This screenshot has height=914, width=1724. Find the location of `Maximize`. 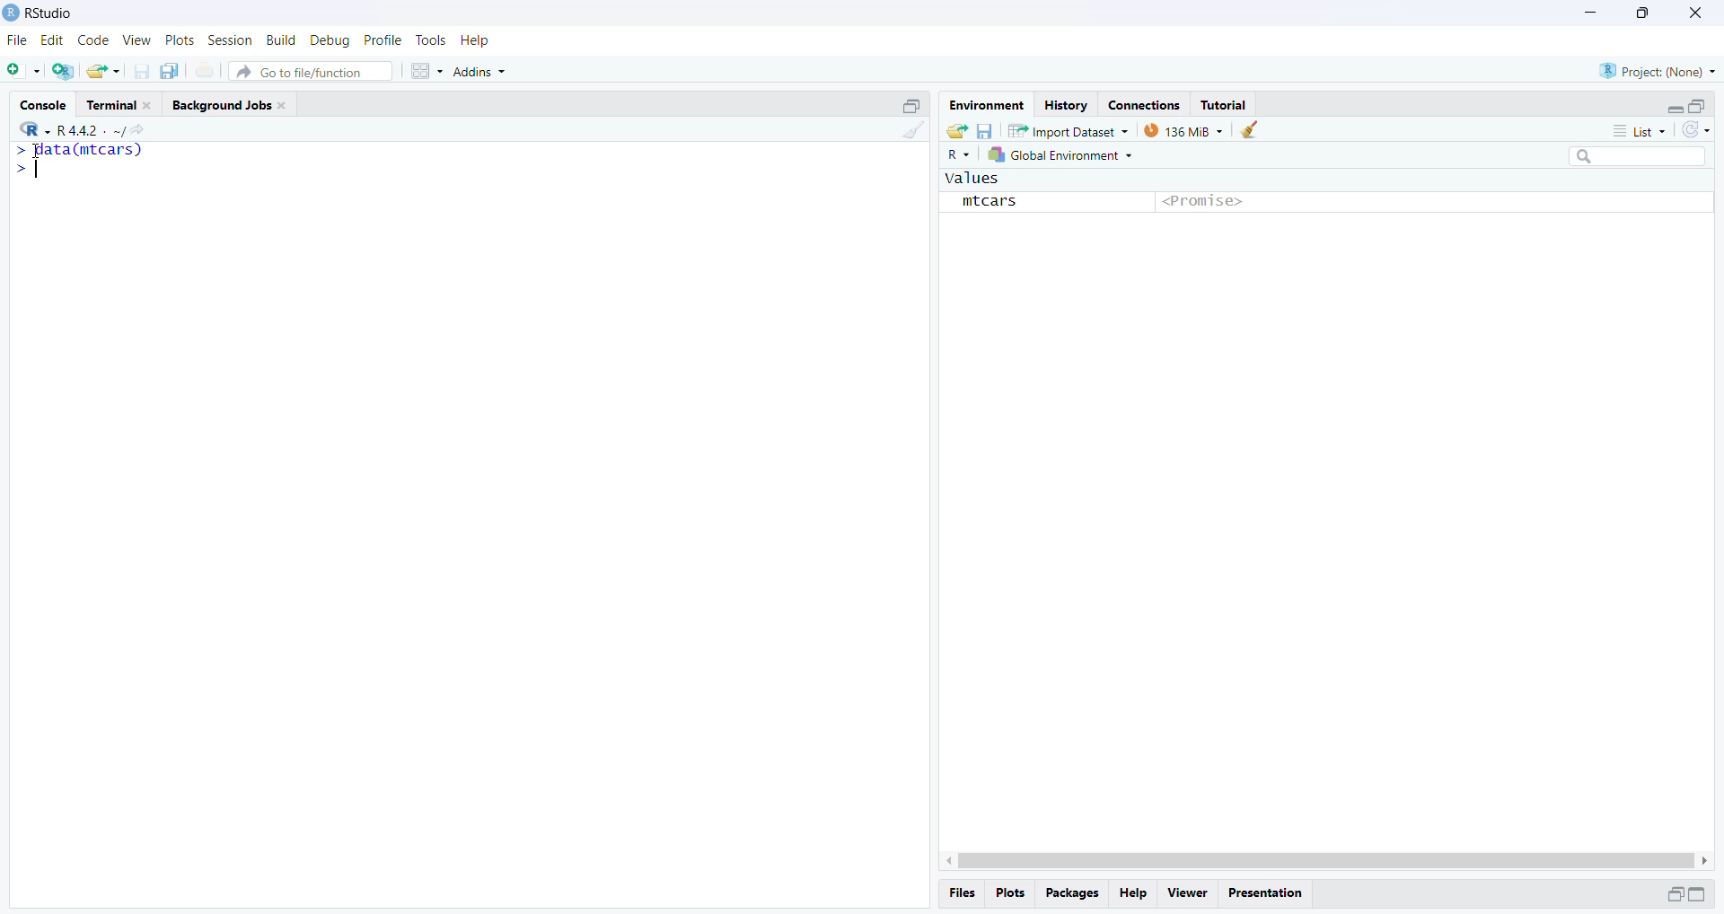

Maximize is located at coordinates (1640, 13).